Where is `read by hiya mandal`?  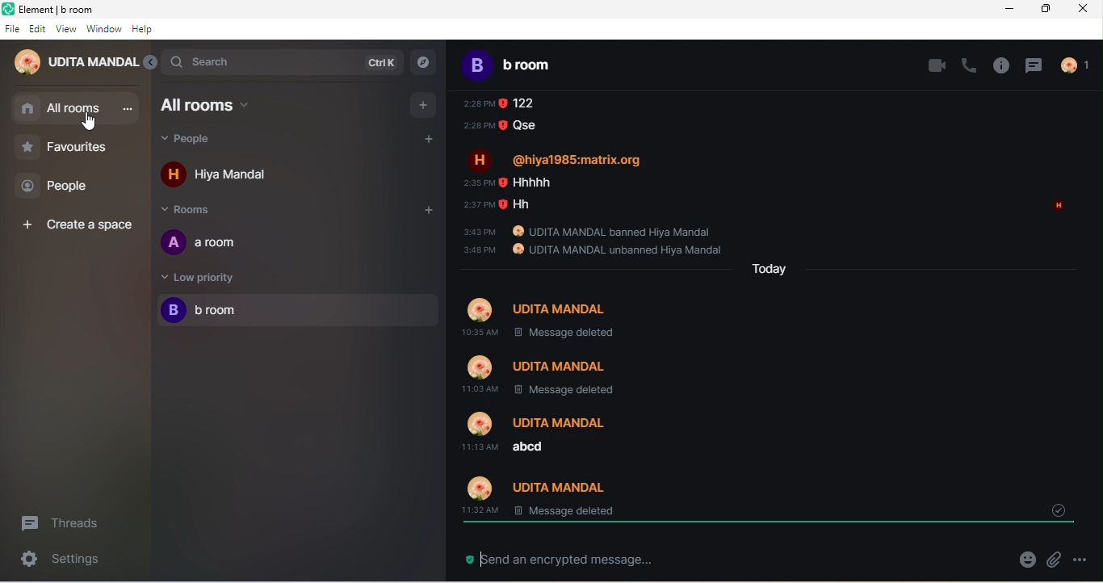 read by hiya mandal is located at coordinates (1056, 209).